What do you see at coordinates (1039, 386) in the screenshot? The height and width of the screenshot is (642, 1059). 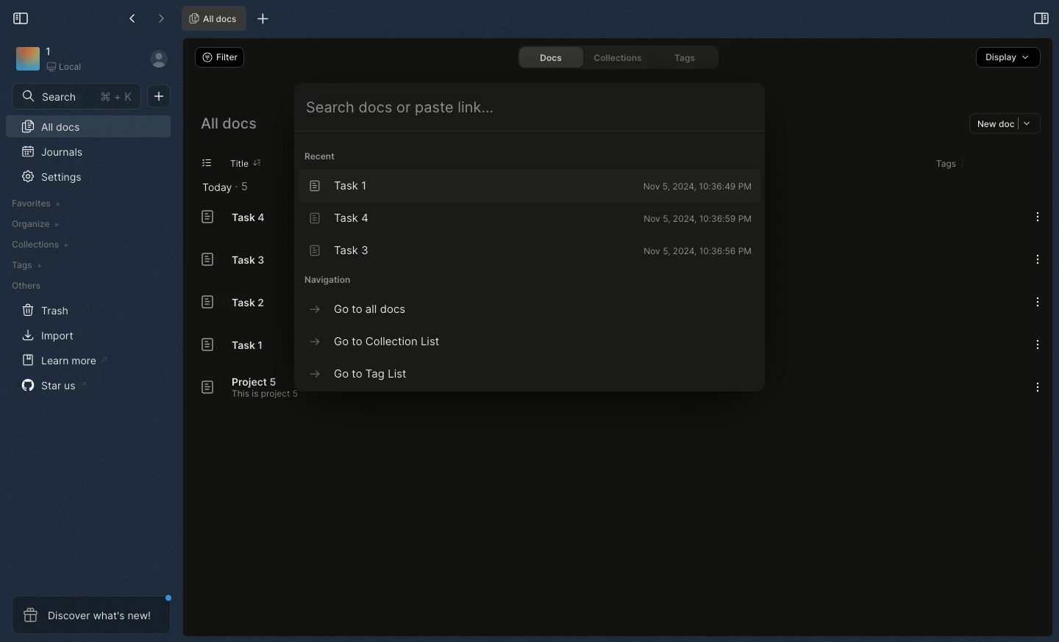 I see `Options` at bounding box center [1039, 386].